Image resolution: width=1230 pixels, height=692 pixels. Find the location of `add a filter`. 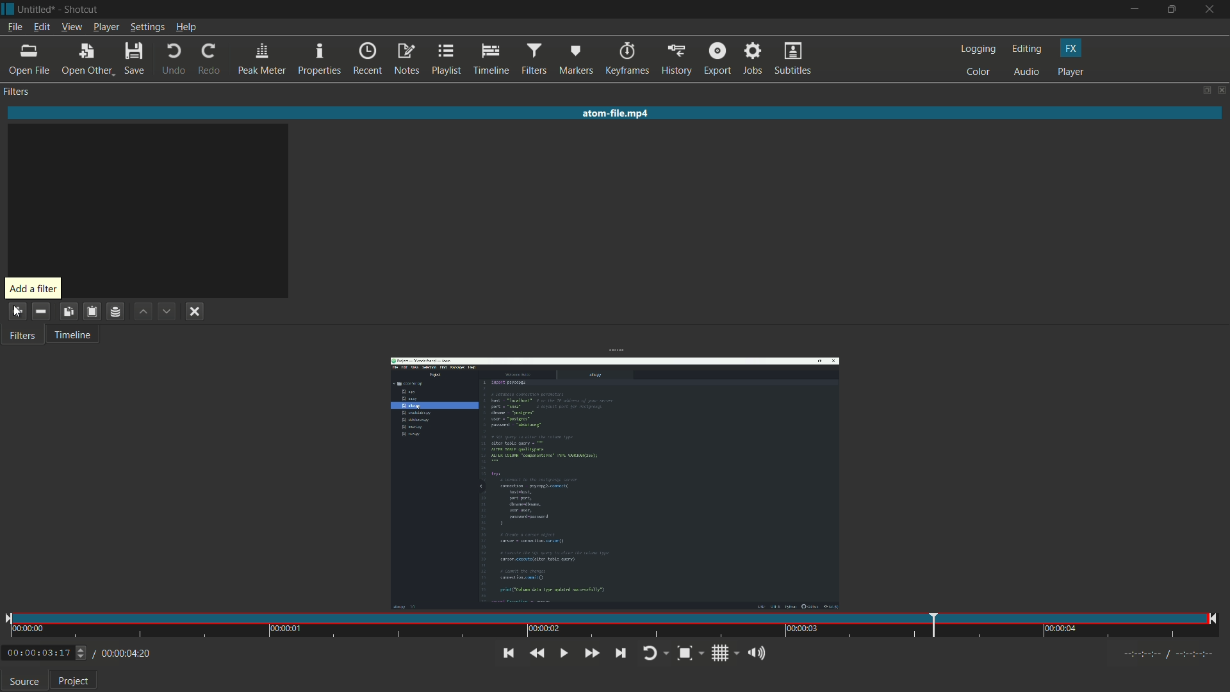

add a filter is located at coordinates (32, 289).